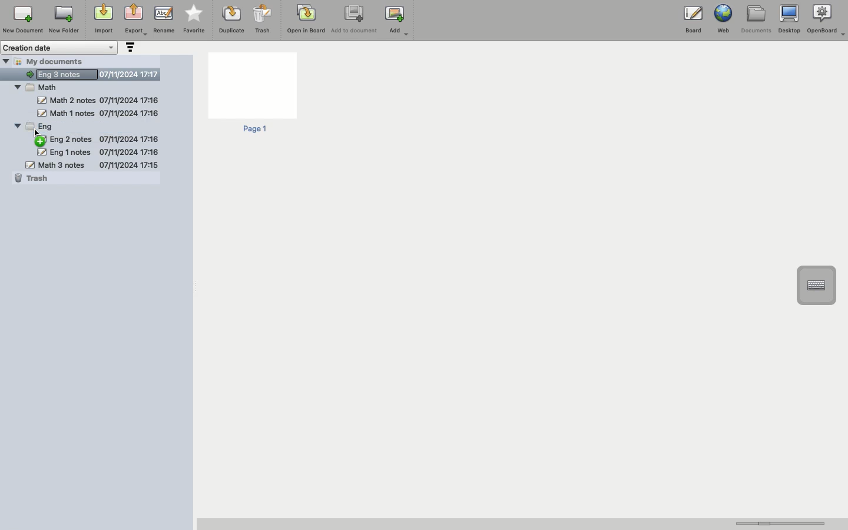 Image resolution: width=848 pixels, height=530 pixels. What do you see at coordinates (92, 164) in the screenshot?
I see `Math 3 notes` at bounding box center [92, 164].